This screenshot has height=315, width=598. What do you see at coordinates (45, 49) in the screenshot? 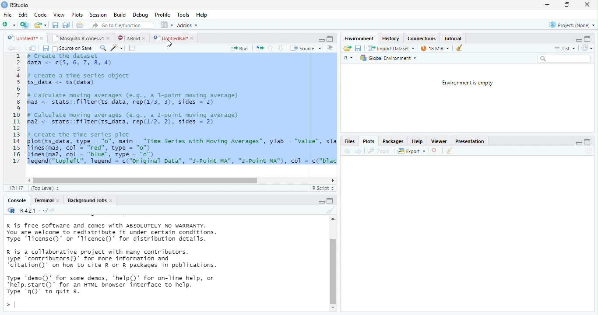
I see `save` at bounding box center [45, 49].